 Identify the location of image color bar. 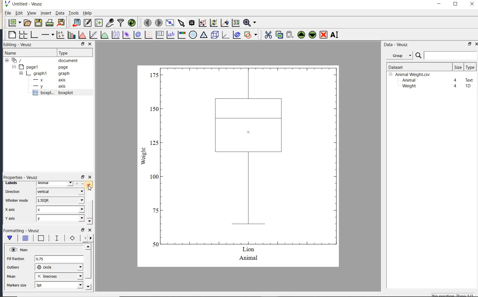
(182, 35).